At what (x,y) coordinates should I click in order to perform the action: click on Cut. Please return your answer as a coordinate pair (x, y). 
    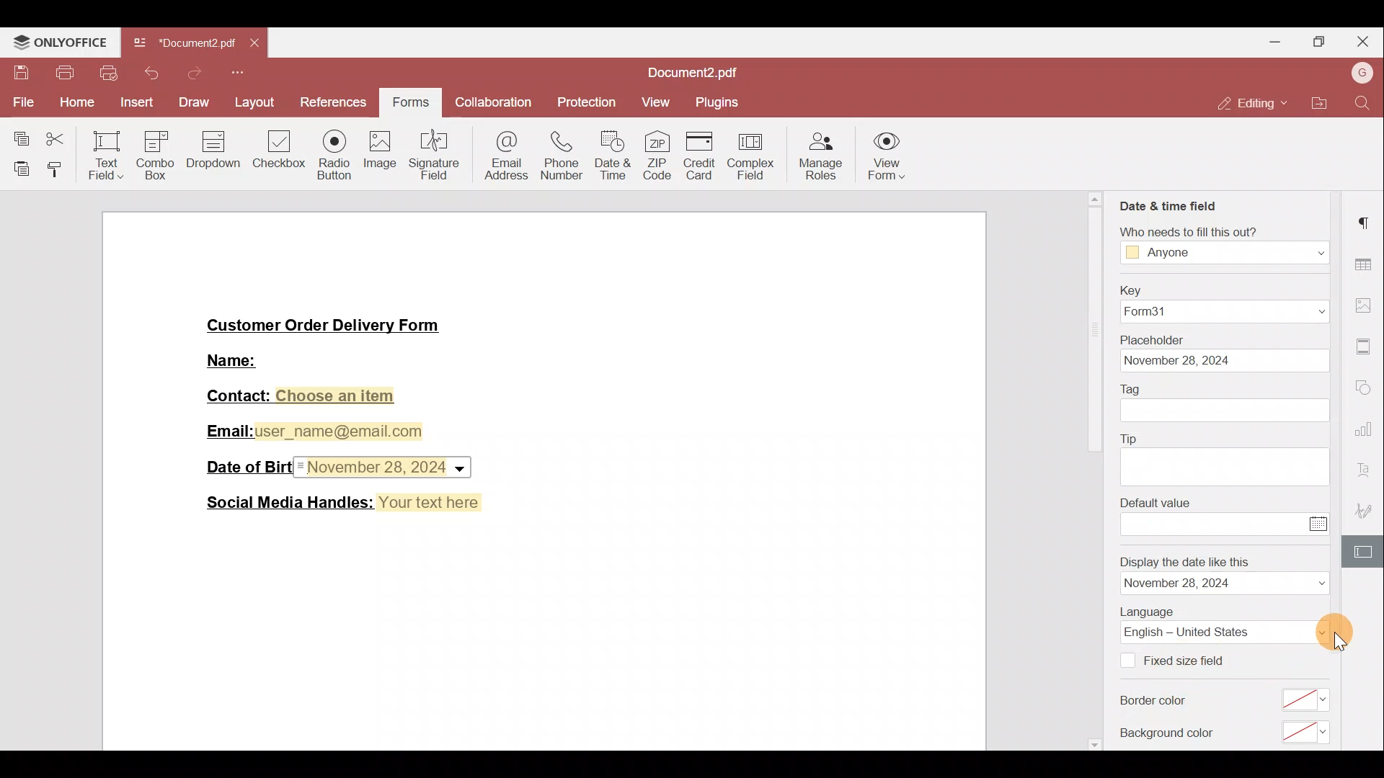
    Looking at the image, I should click on (59, 136).